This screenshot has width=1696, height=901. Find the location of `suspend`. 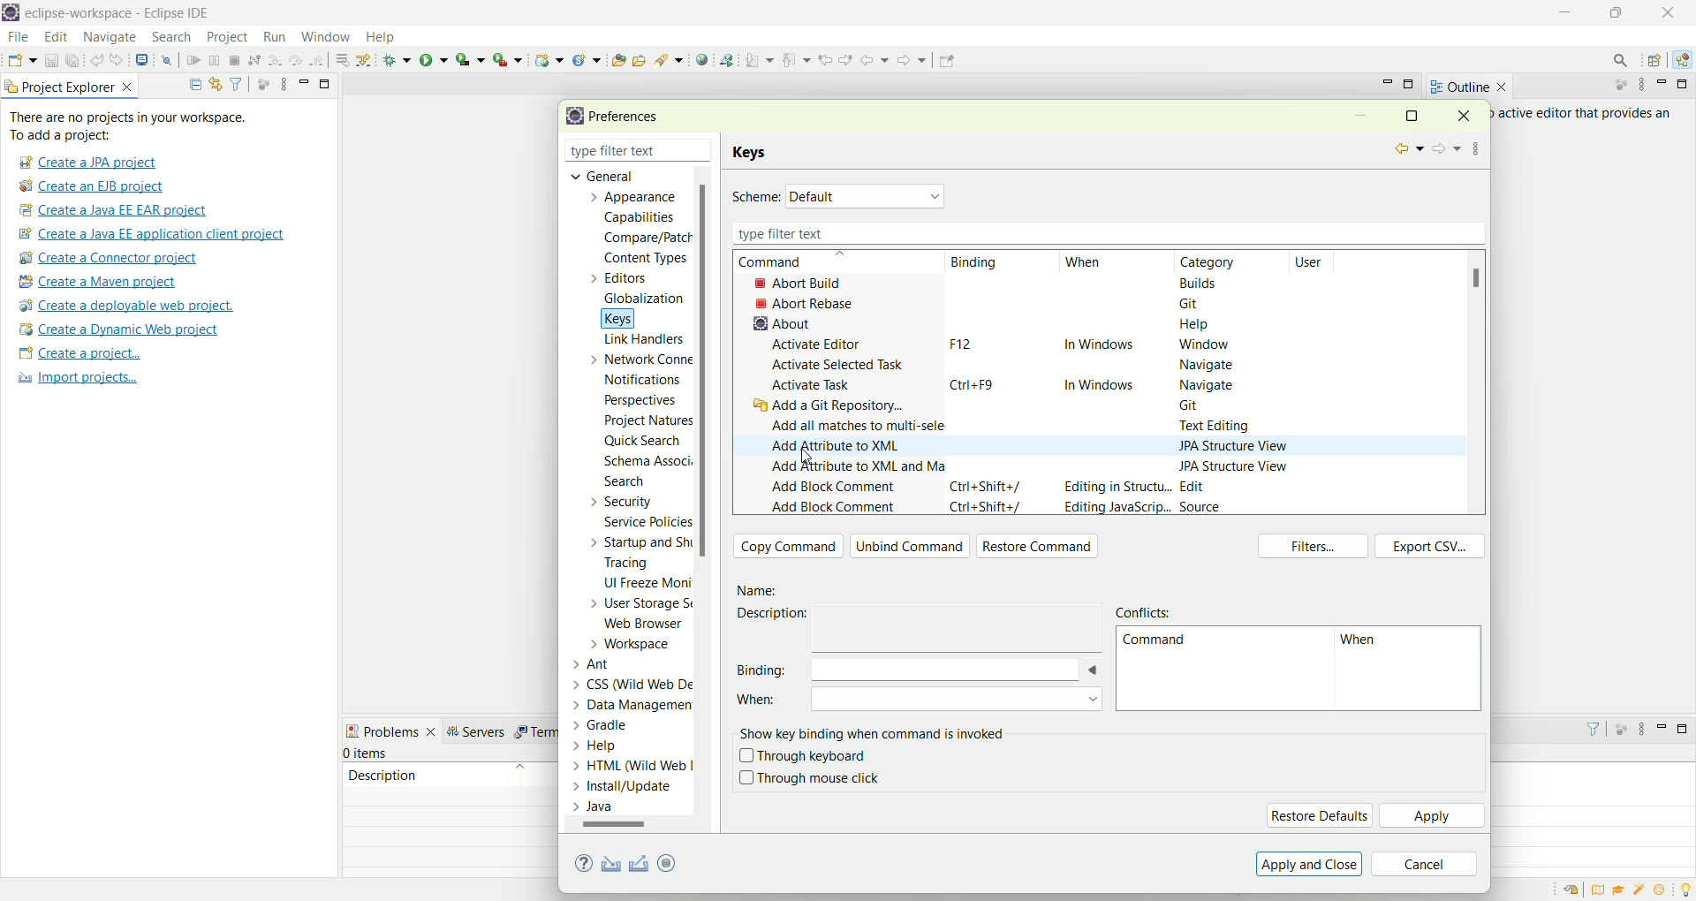

suspend is located at coordinates (215, 62).